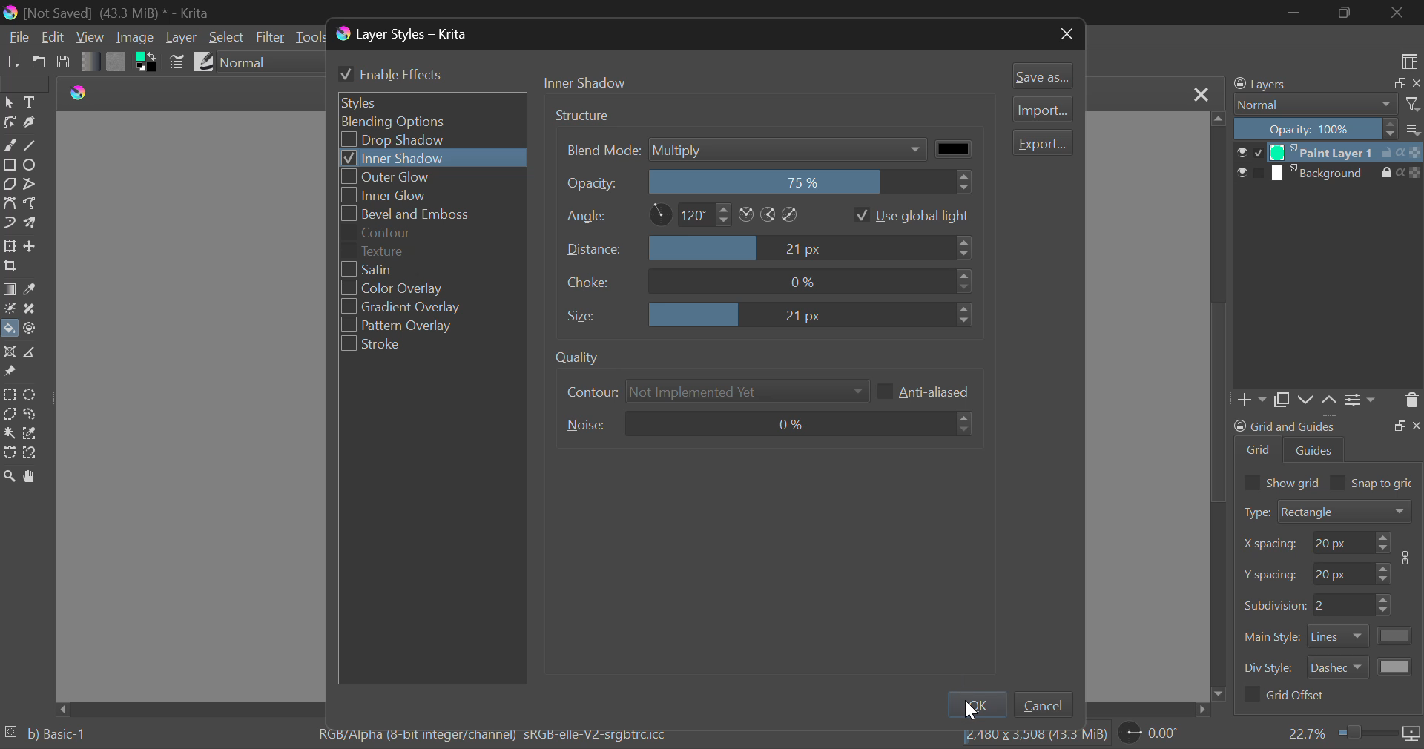  I want to click on file size, so click(1067, 733).